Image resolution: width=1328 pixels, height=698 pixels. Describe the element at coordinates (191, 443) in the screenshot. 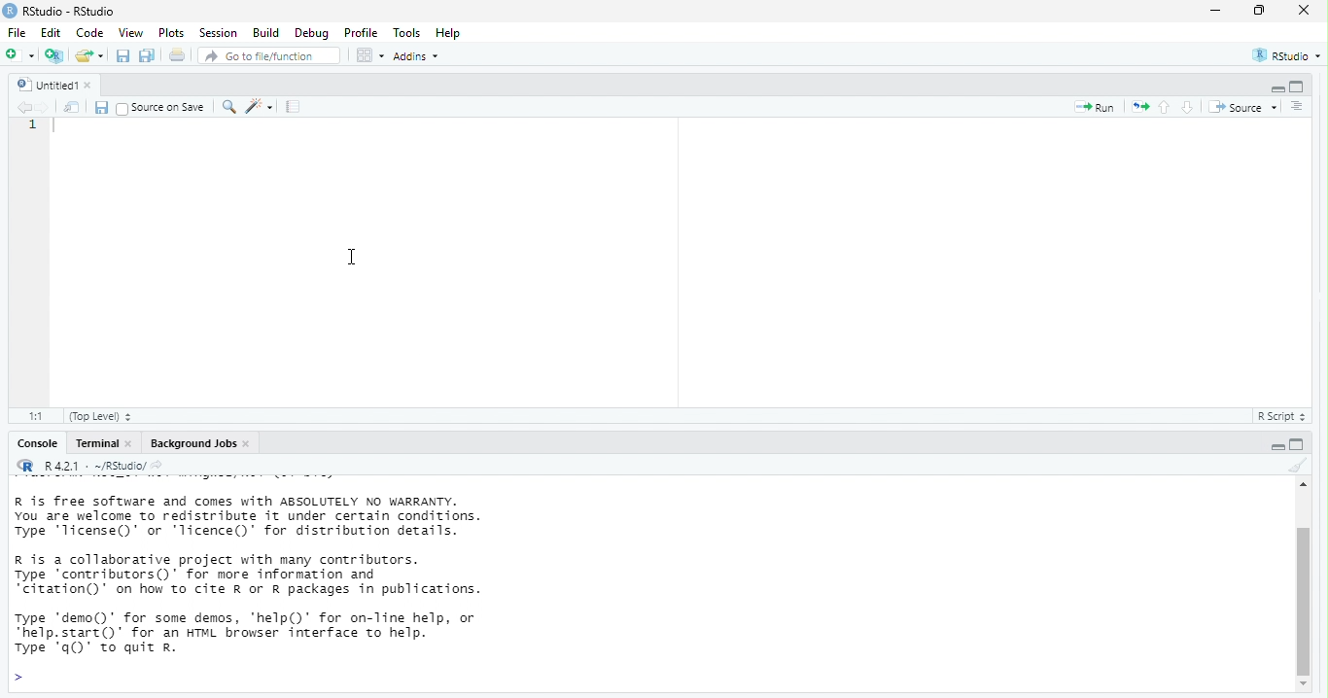

I see `Background jobs` at that location.